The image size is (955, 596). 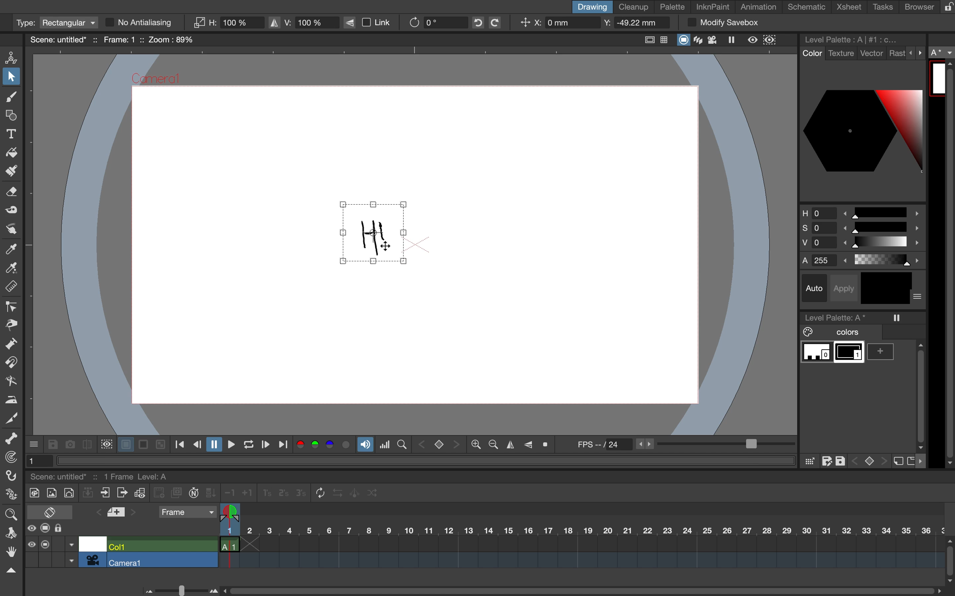 I want to click on fill tool, so click(x=11, y=151).